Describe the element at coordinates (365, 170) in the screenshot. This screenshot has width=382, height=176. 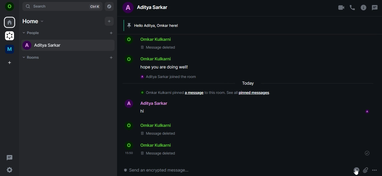
I see `attachments` at that location.